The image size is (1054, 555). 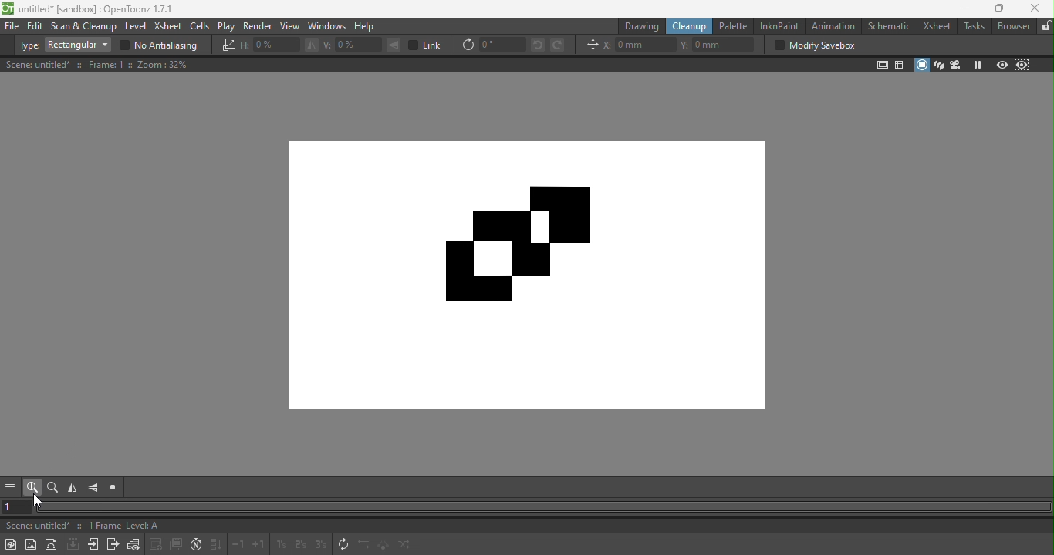 I want to click on Duplicate drawing, so click(x=177, y=545).